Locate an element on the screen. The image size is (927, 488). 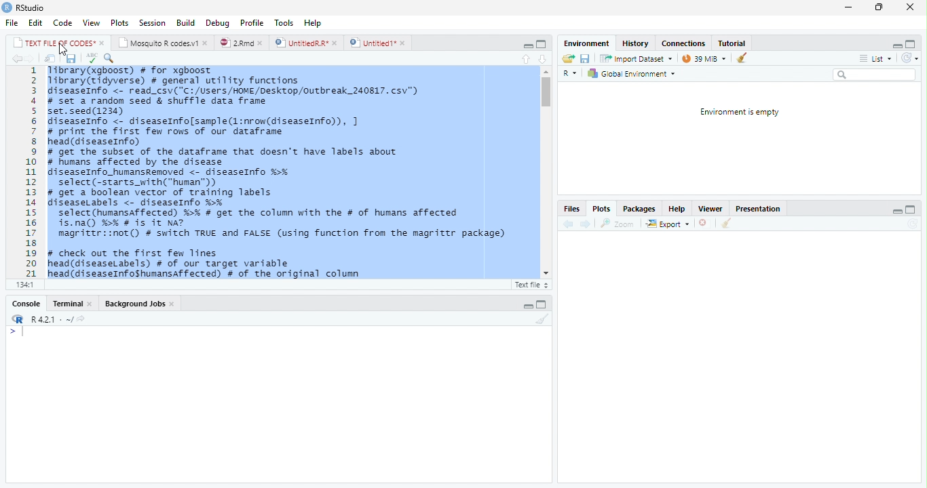
Delete is located at coordinates (704, 223).